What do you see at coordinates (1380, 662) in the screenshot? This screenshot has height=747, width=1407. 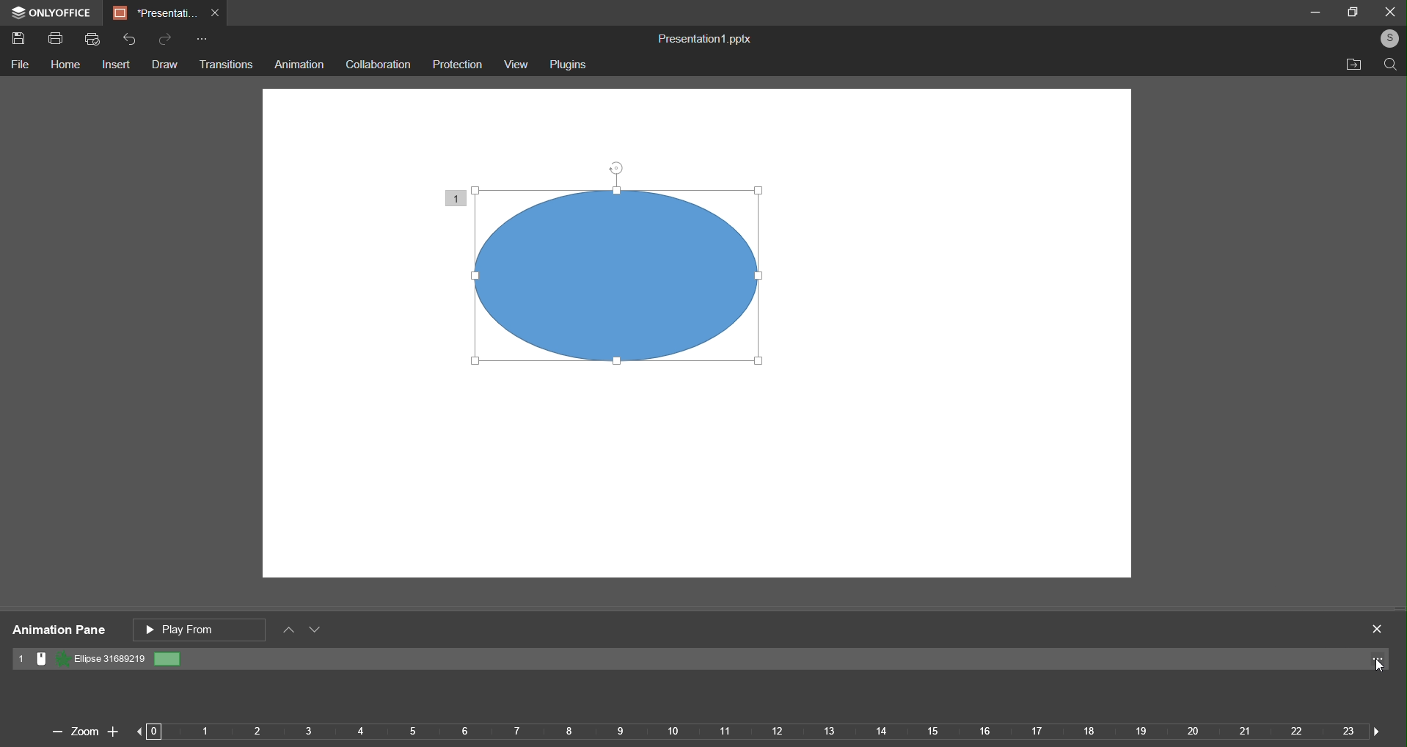 I see `More` at bounding box center [1380, 662].